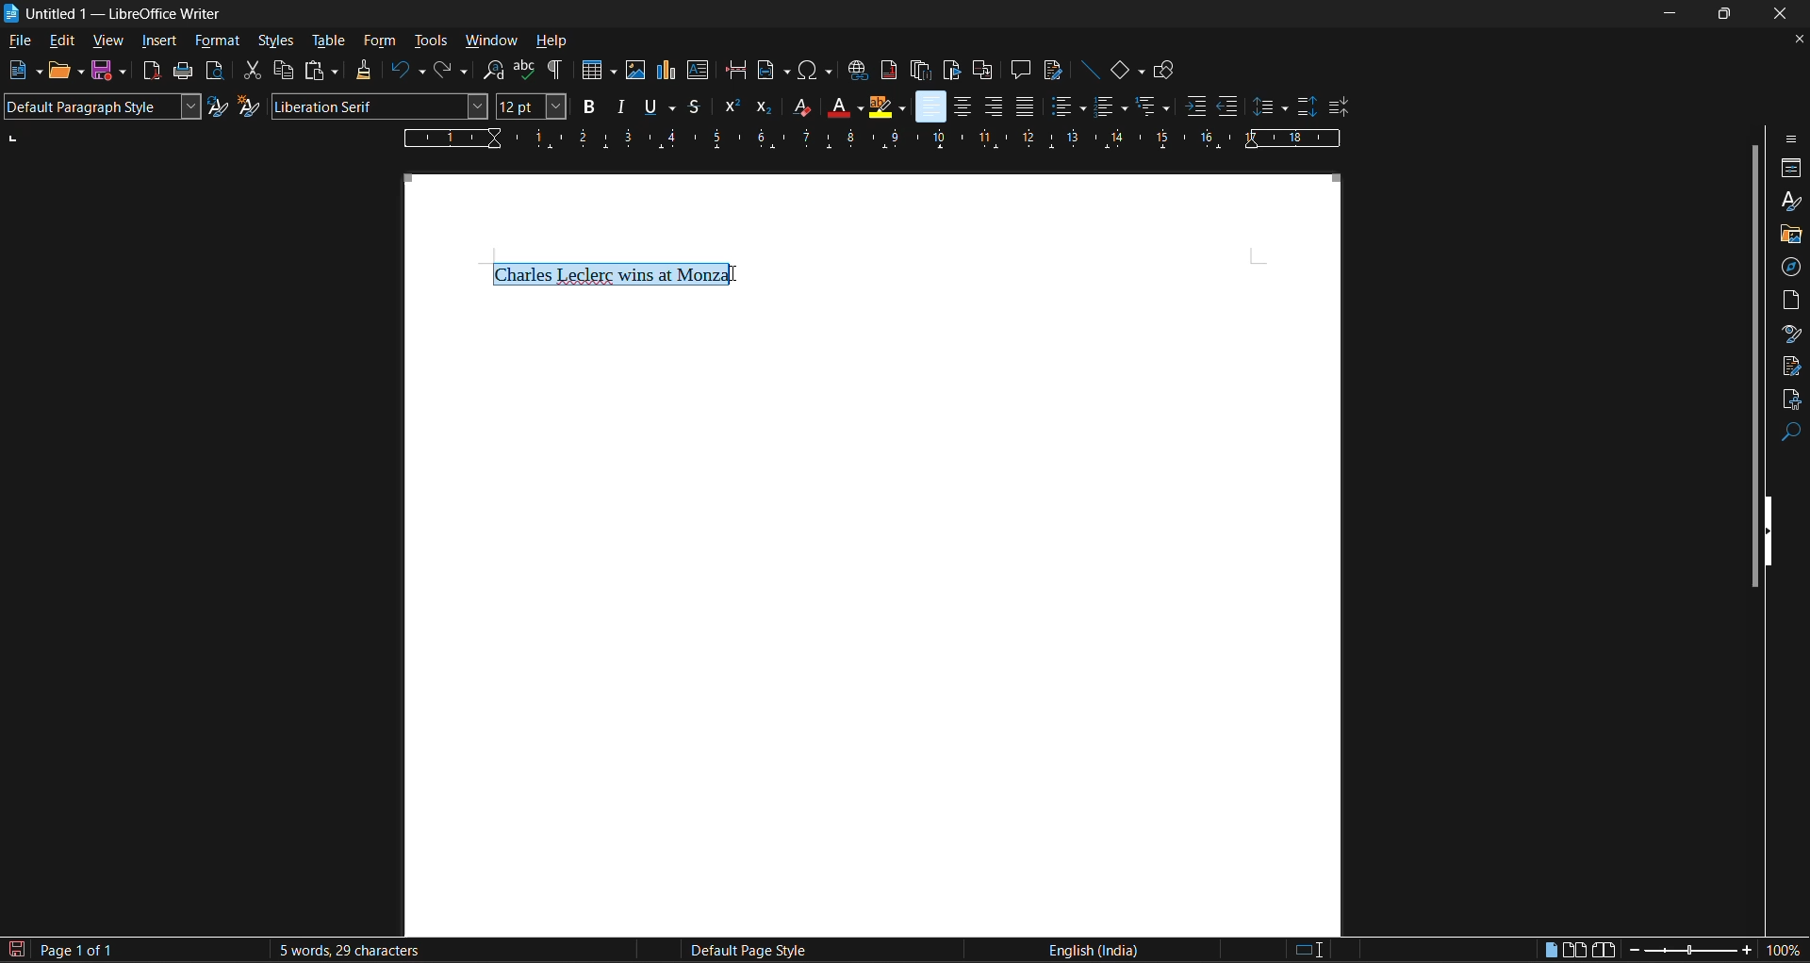  What do you see at coordinates (531, 106) in the screenshot?
I see `font size` at bounding box center [531, 106].